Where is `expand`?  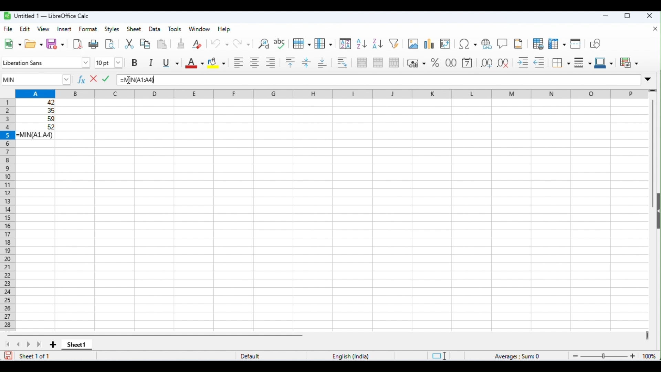 expand is located at coordinates (649, 79).